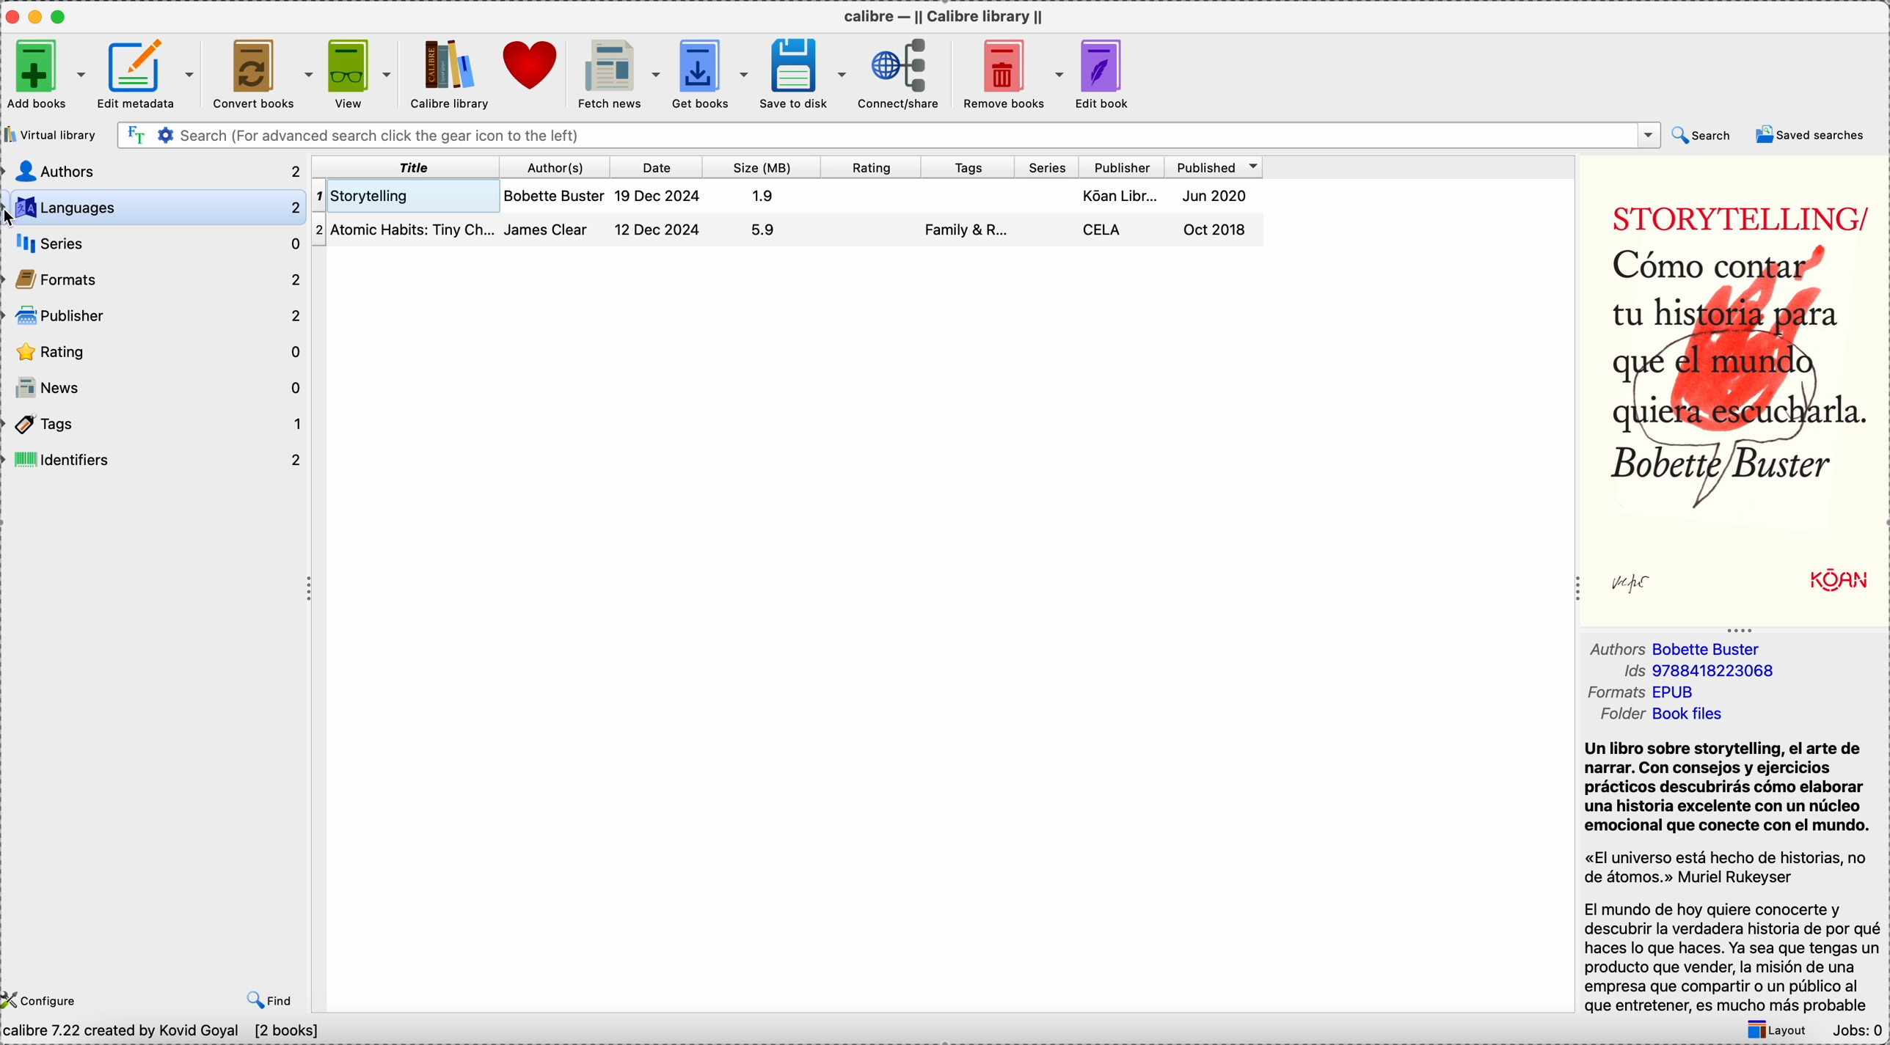 Image resolution: width=1890 pixels, height=1045 pixels. Describe the element at coordinates (450, 74) in the screenshot. I see `Calibre library` at that location.